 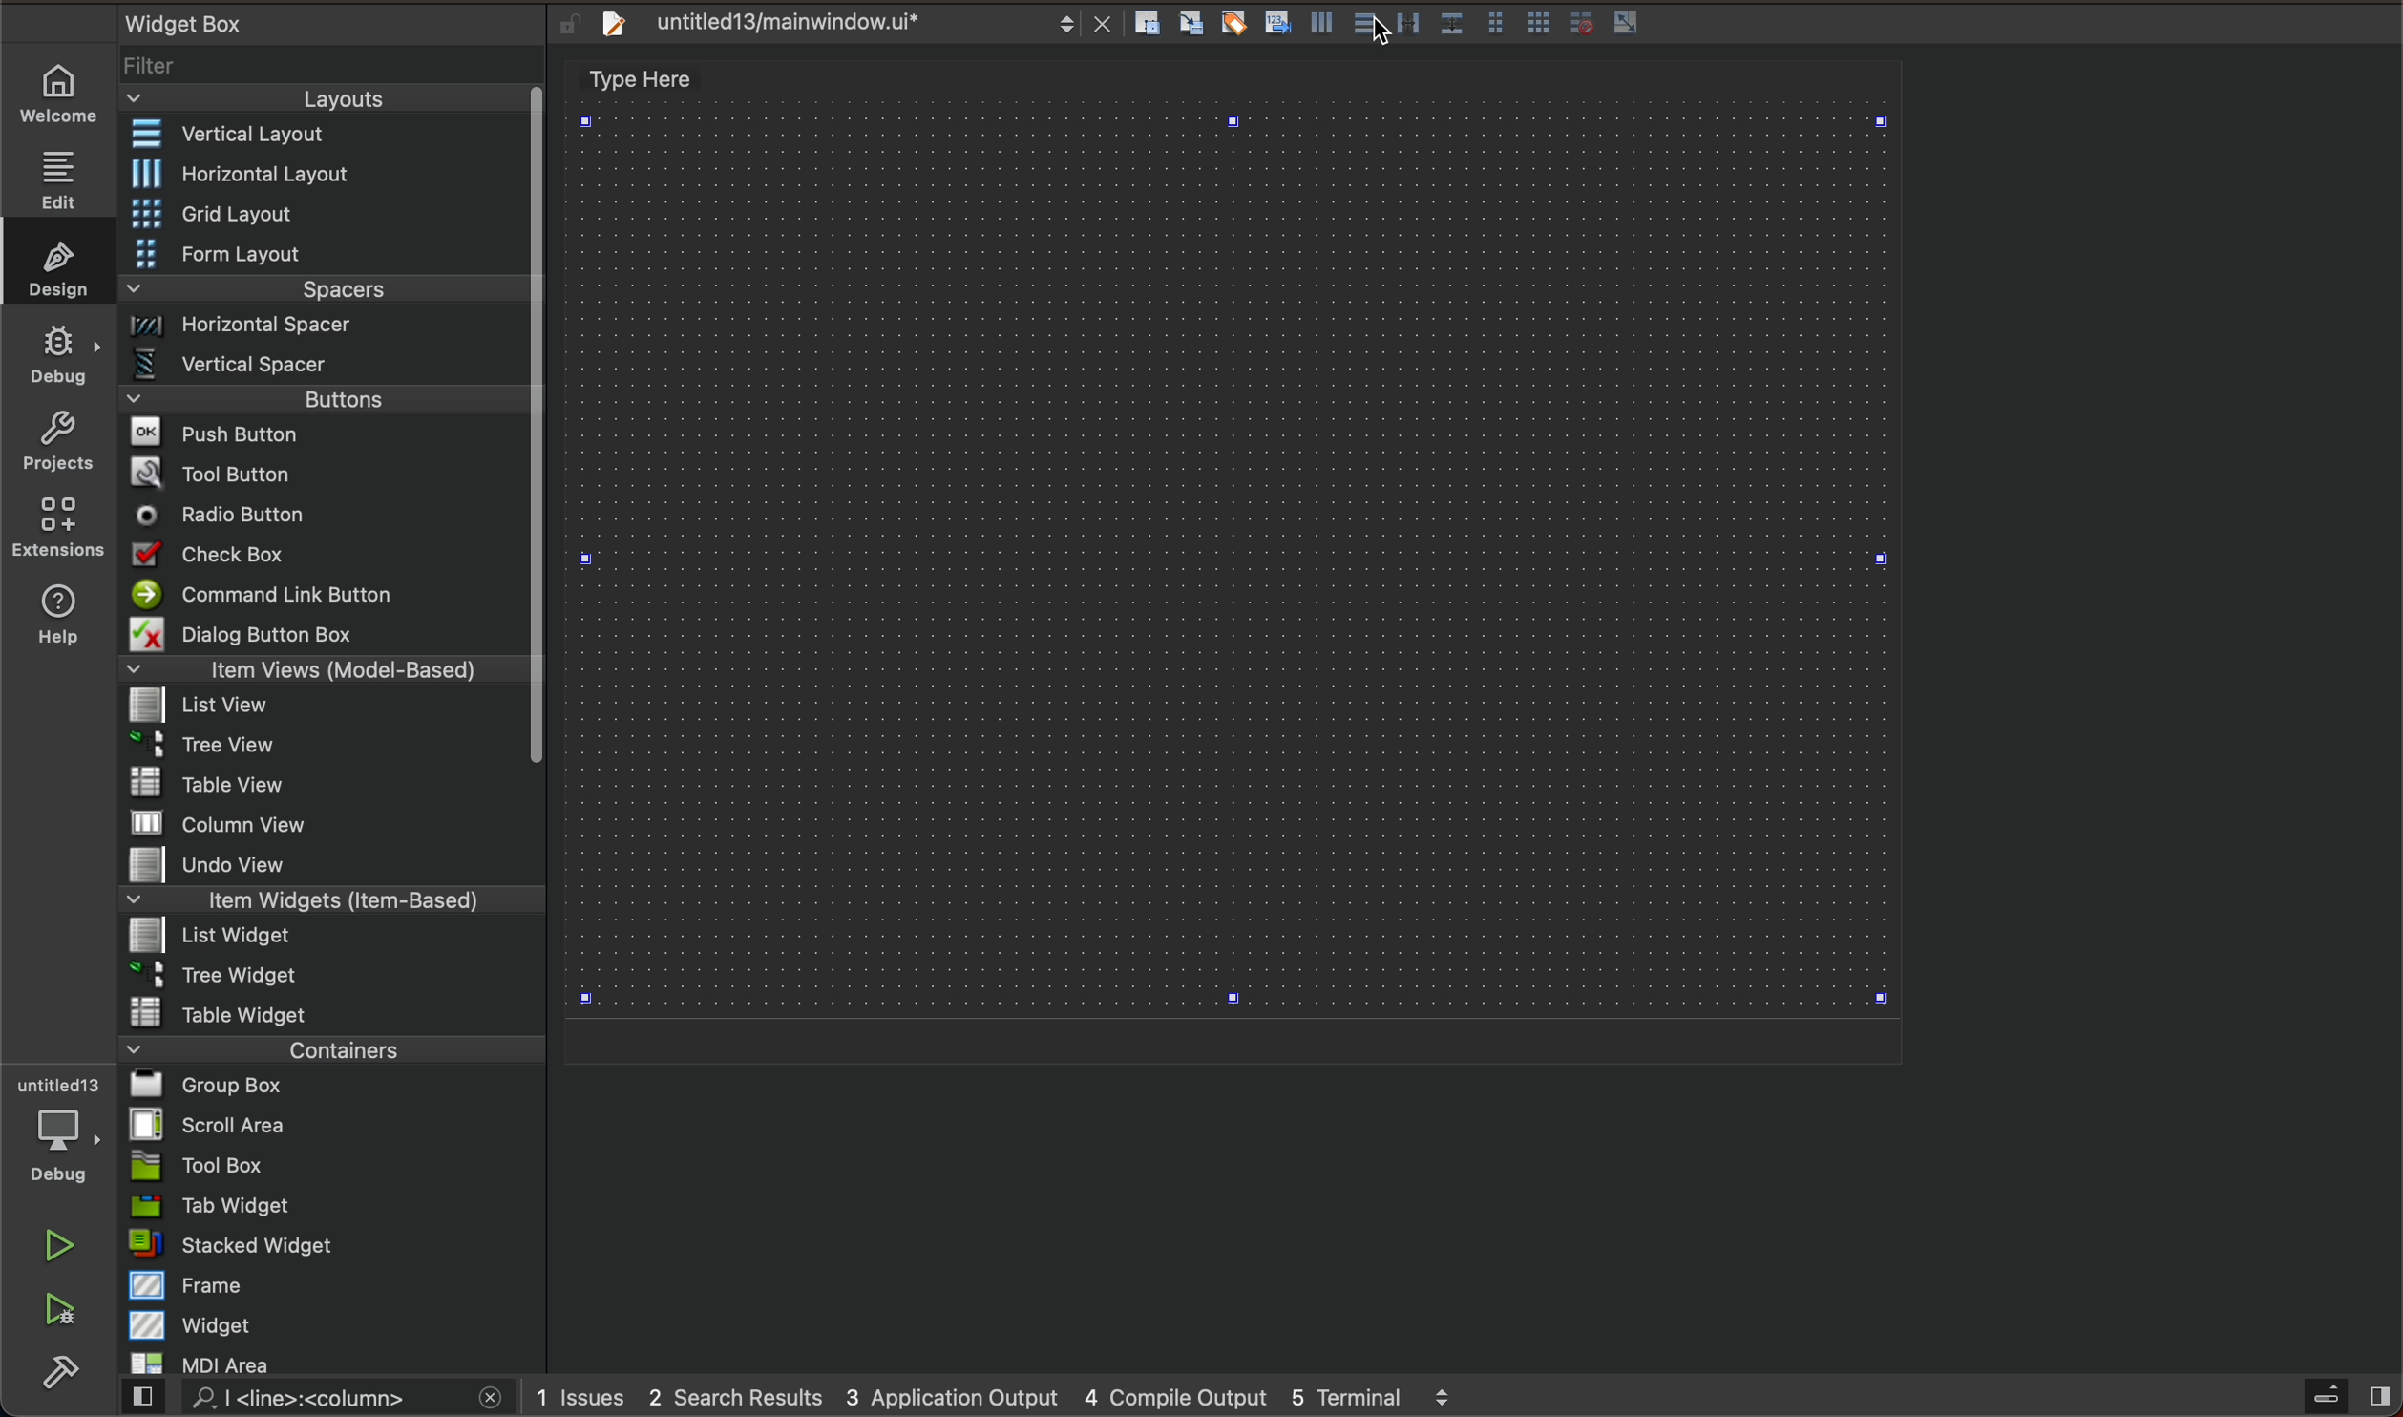 What do you see at coordinates (323, 513) in the screenshot?
I see `radio button` at bounding box center [323, 513].